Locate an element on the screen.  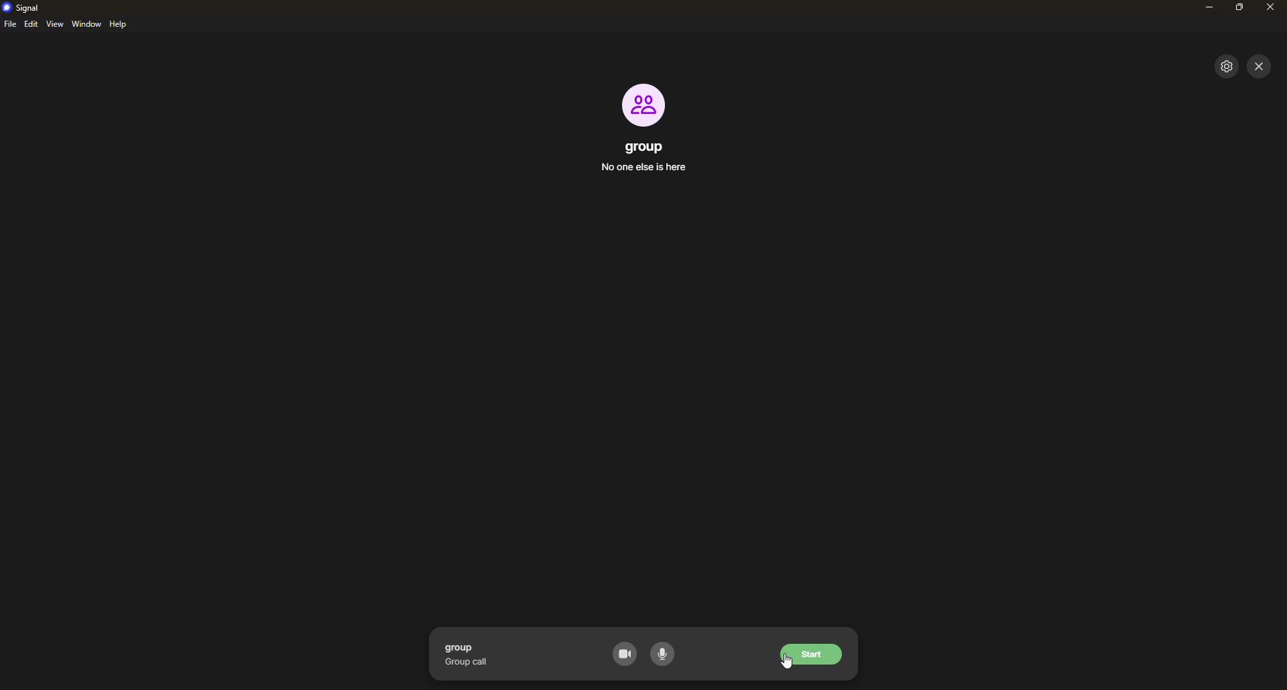
maximize is located at coordinates (1241, 7).